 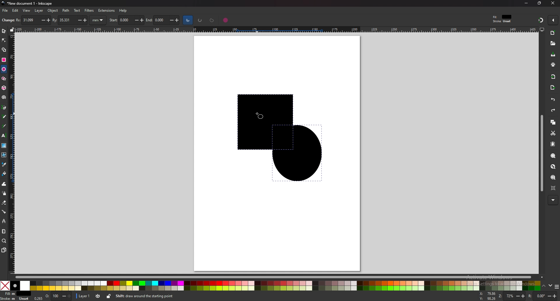 I want to click on up, so click(x=544, y=286).